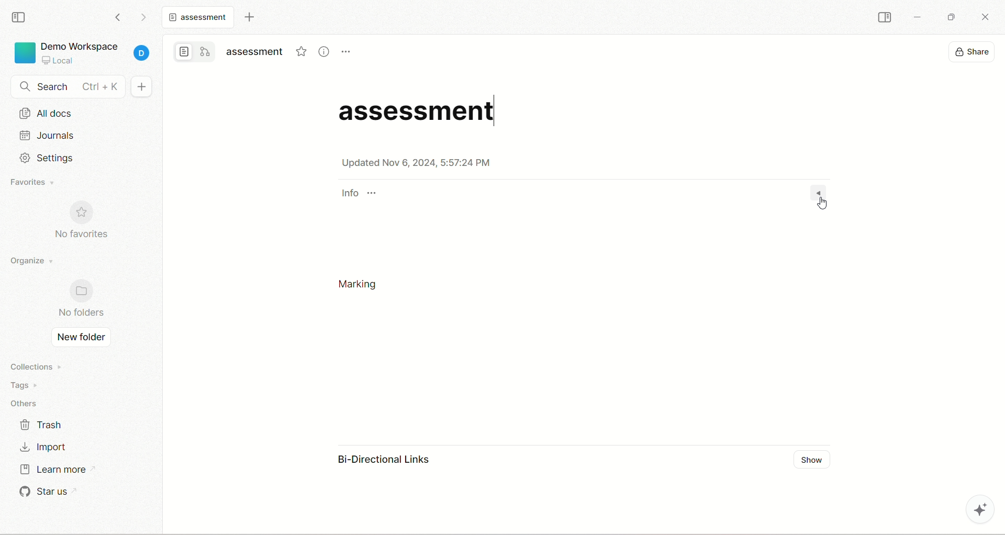 The image size is (1005, 535). Describe the element at coordinates (974, 52) in the screenshot. I see `share` at that location.